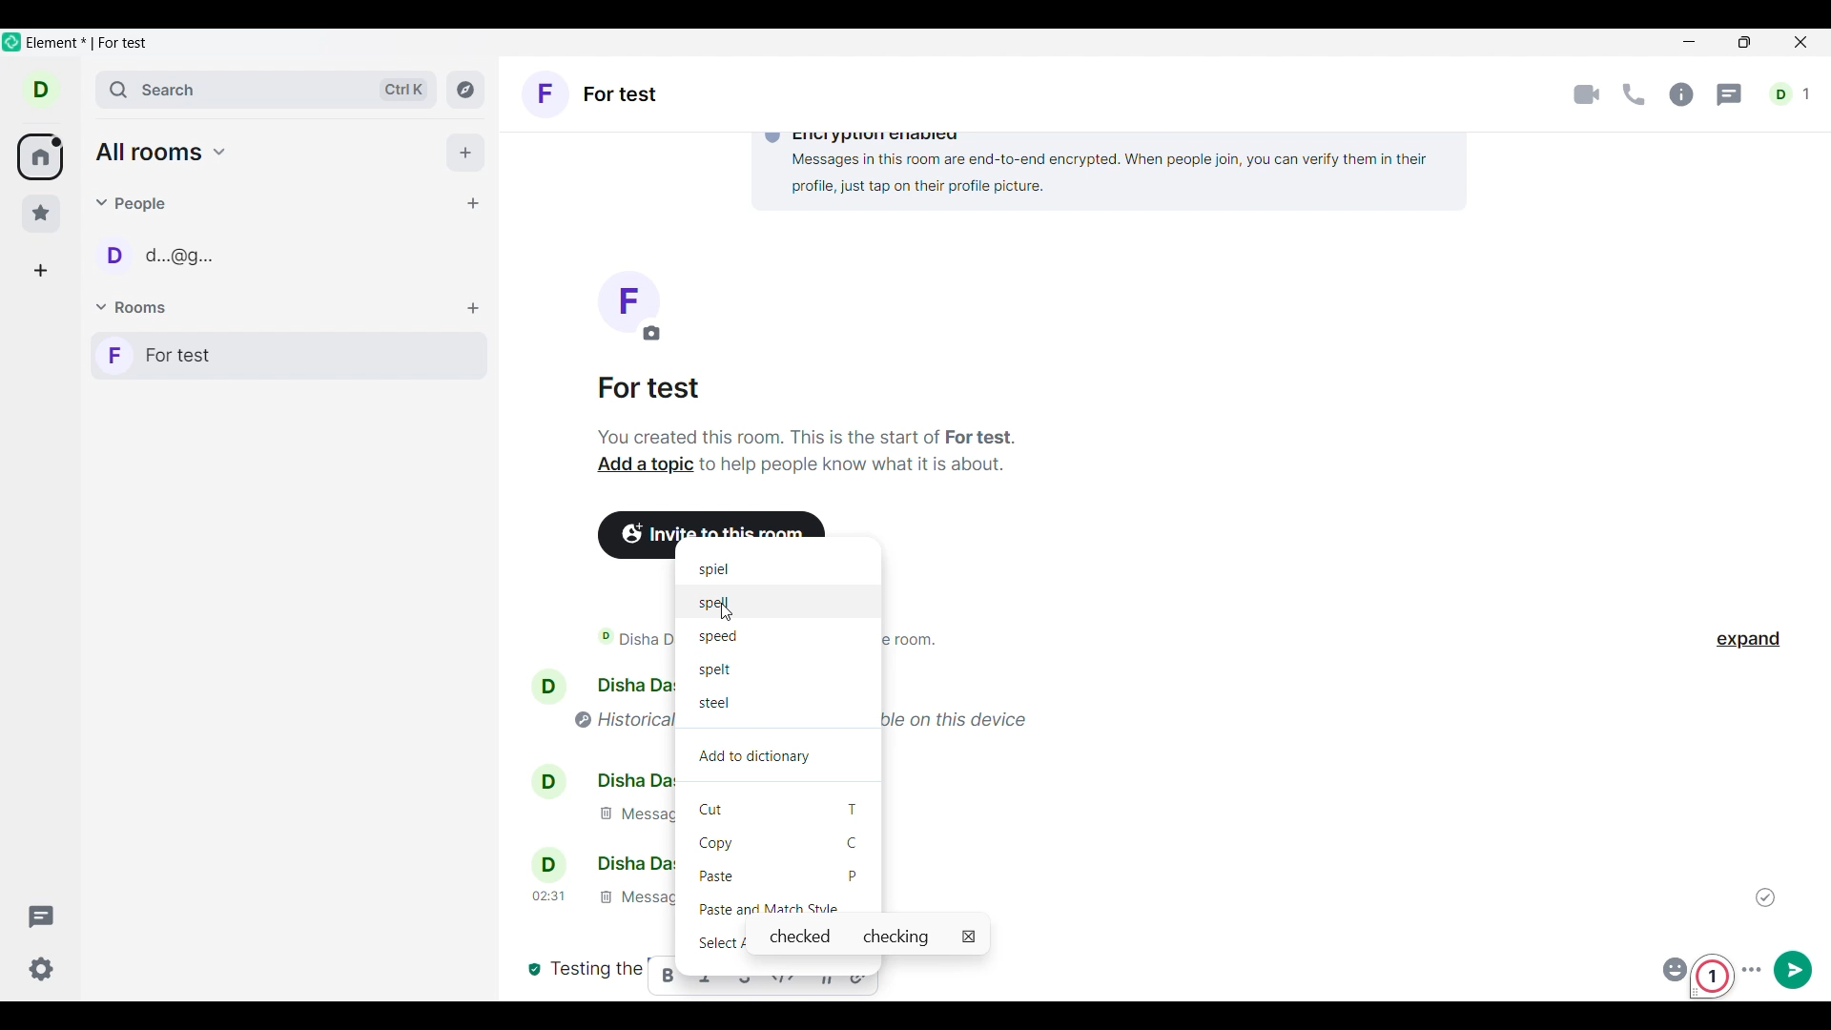  Describe the element at coordinates (40, 271) in the screenshot. I see `Create a space` at that location.